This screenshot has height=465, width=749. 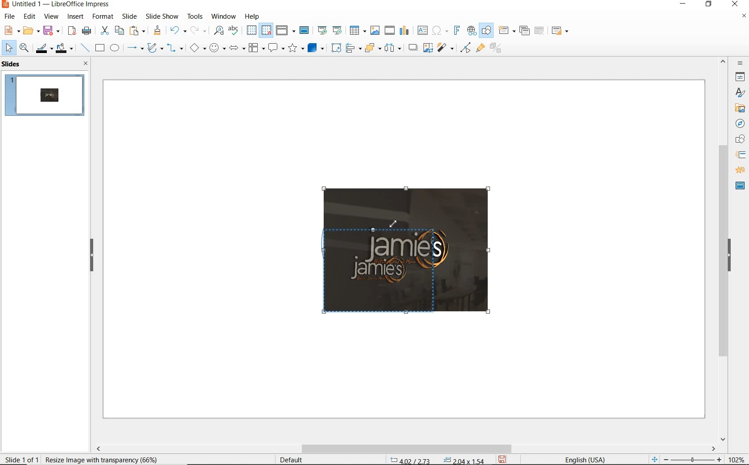 What do you see at coordinates (357, 31) in the screenshot?
I see `insert table` at bounding box center [357, 31].